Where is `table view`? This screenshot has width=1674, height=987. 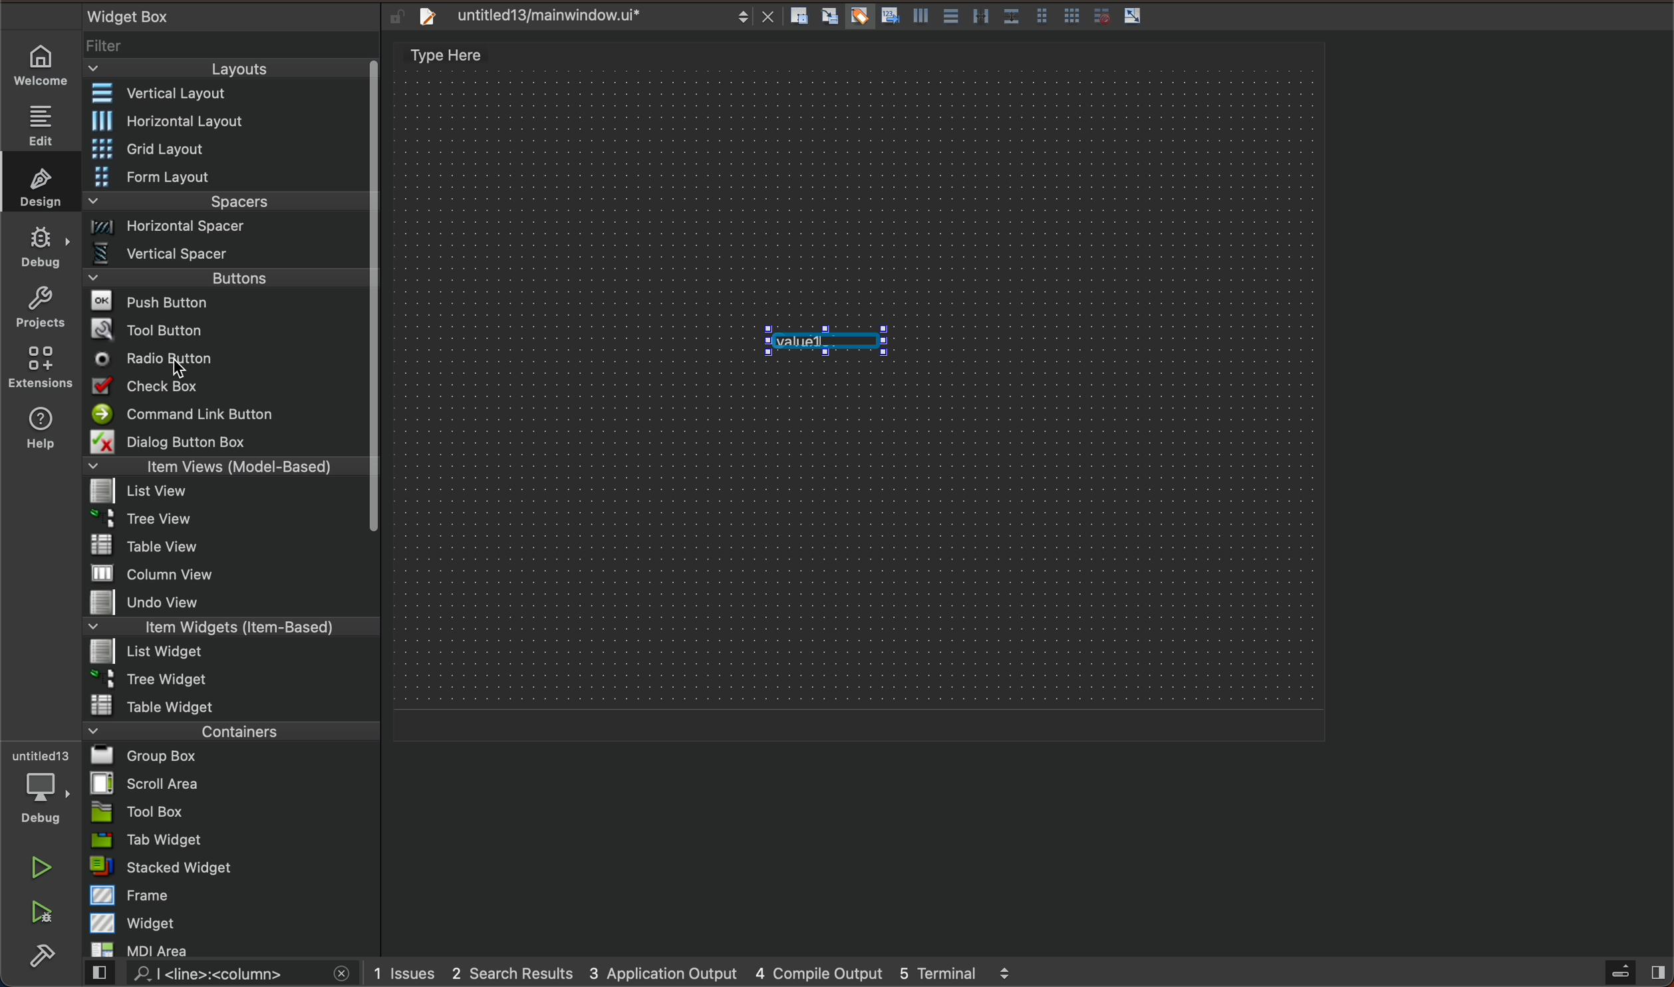
table view is located at coordinates (231, 547).